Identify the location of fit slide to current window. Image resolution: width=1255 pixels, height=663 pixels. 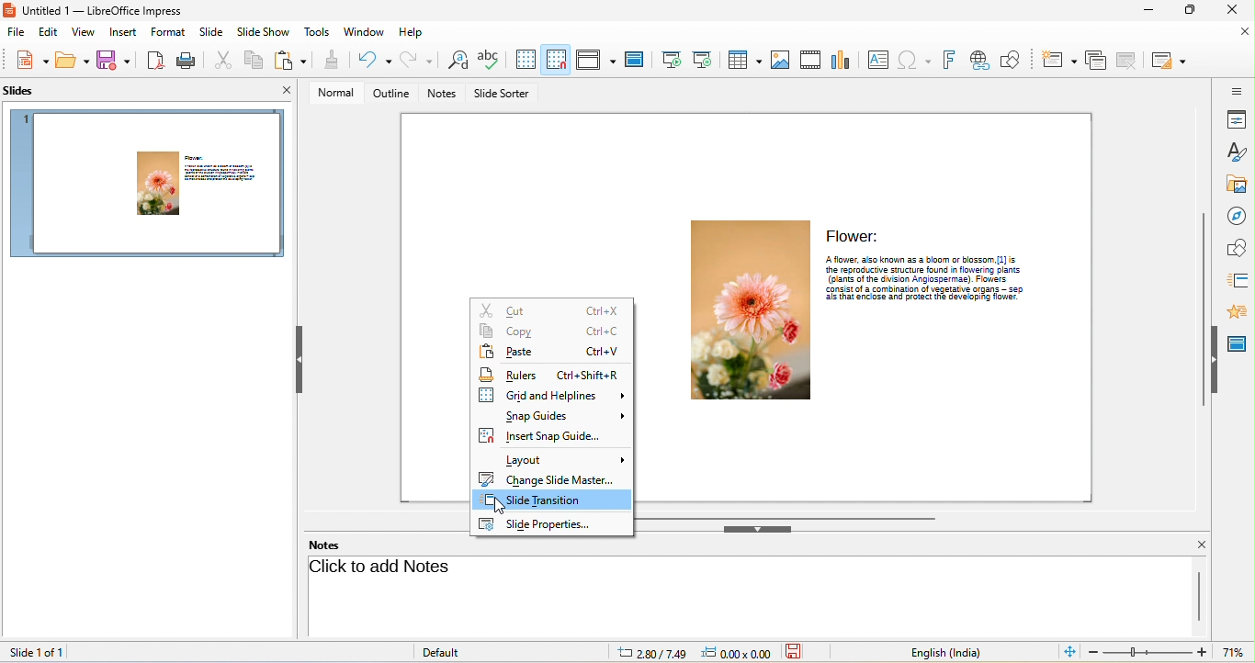
(1068, 652).